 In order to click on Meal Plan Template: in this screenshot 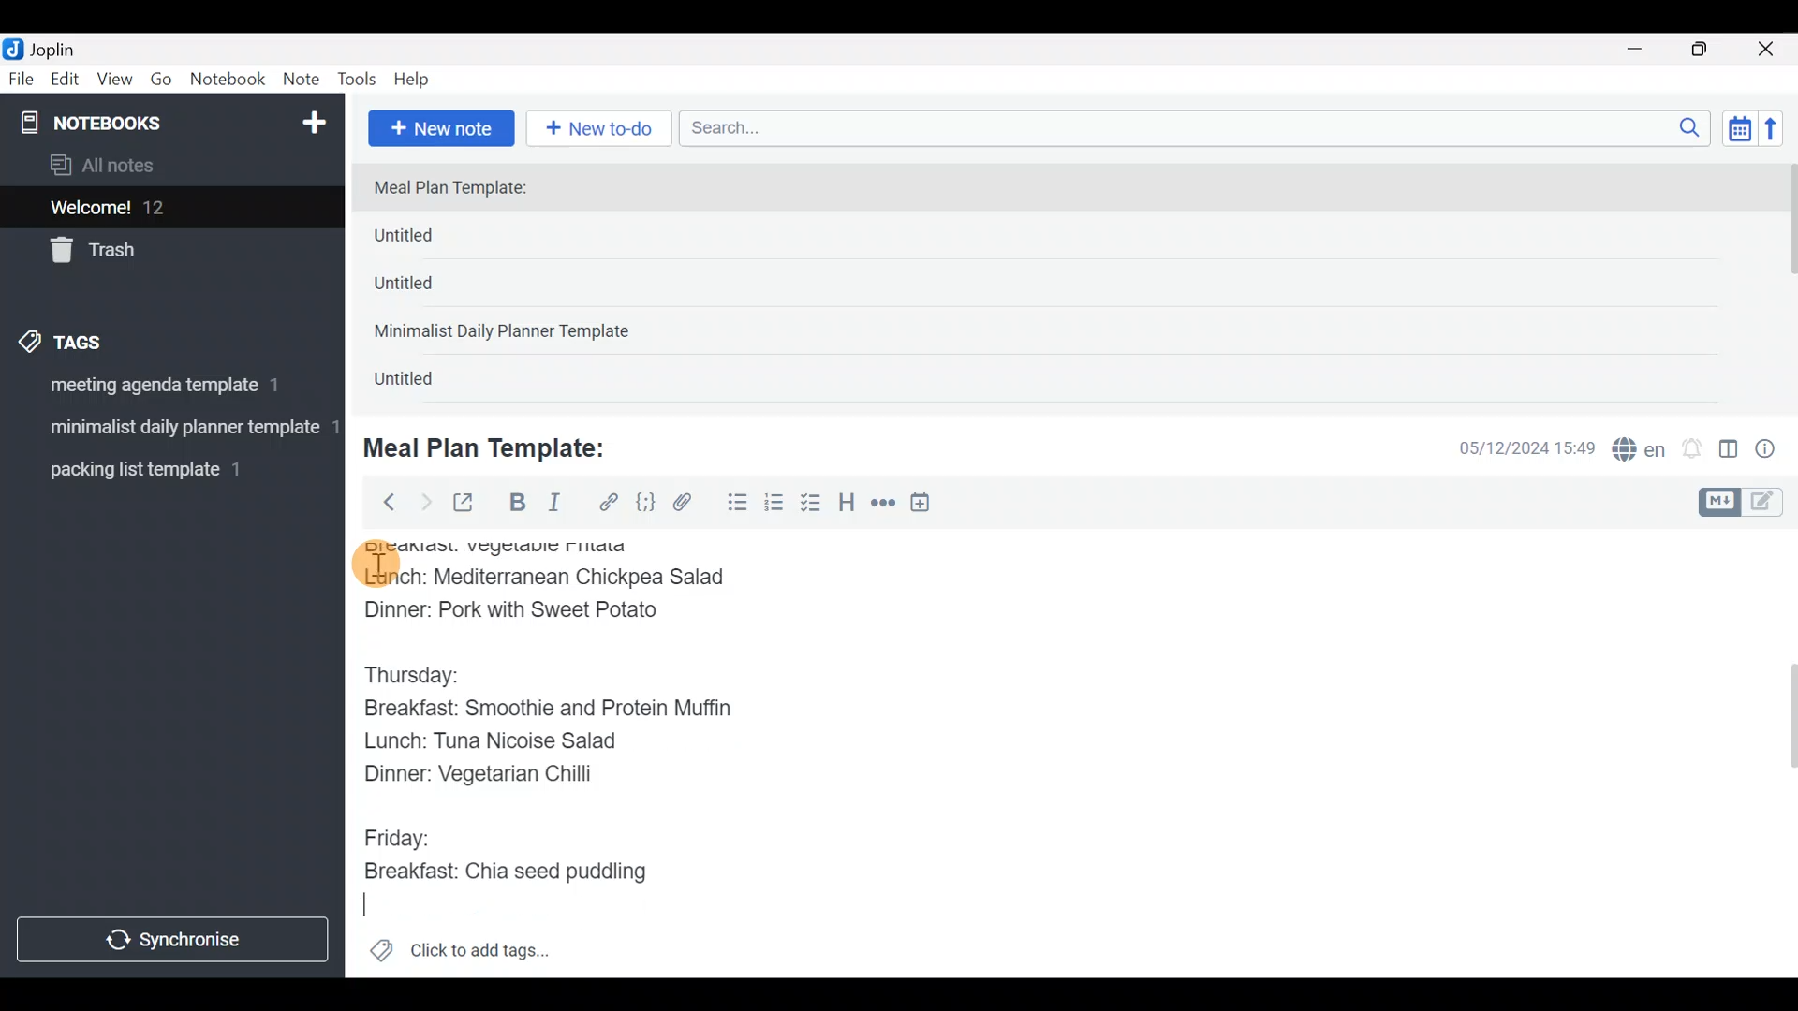, I will do `click(496, 446)`.